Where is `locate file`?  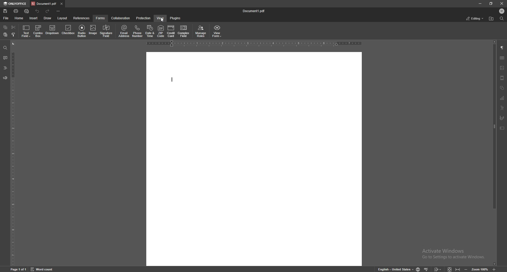
locate file is located at coordinates (491, 19).